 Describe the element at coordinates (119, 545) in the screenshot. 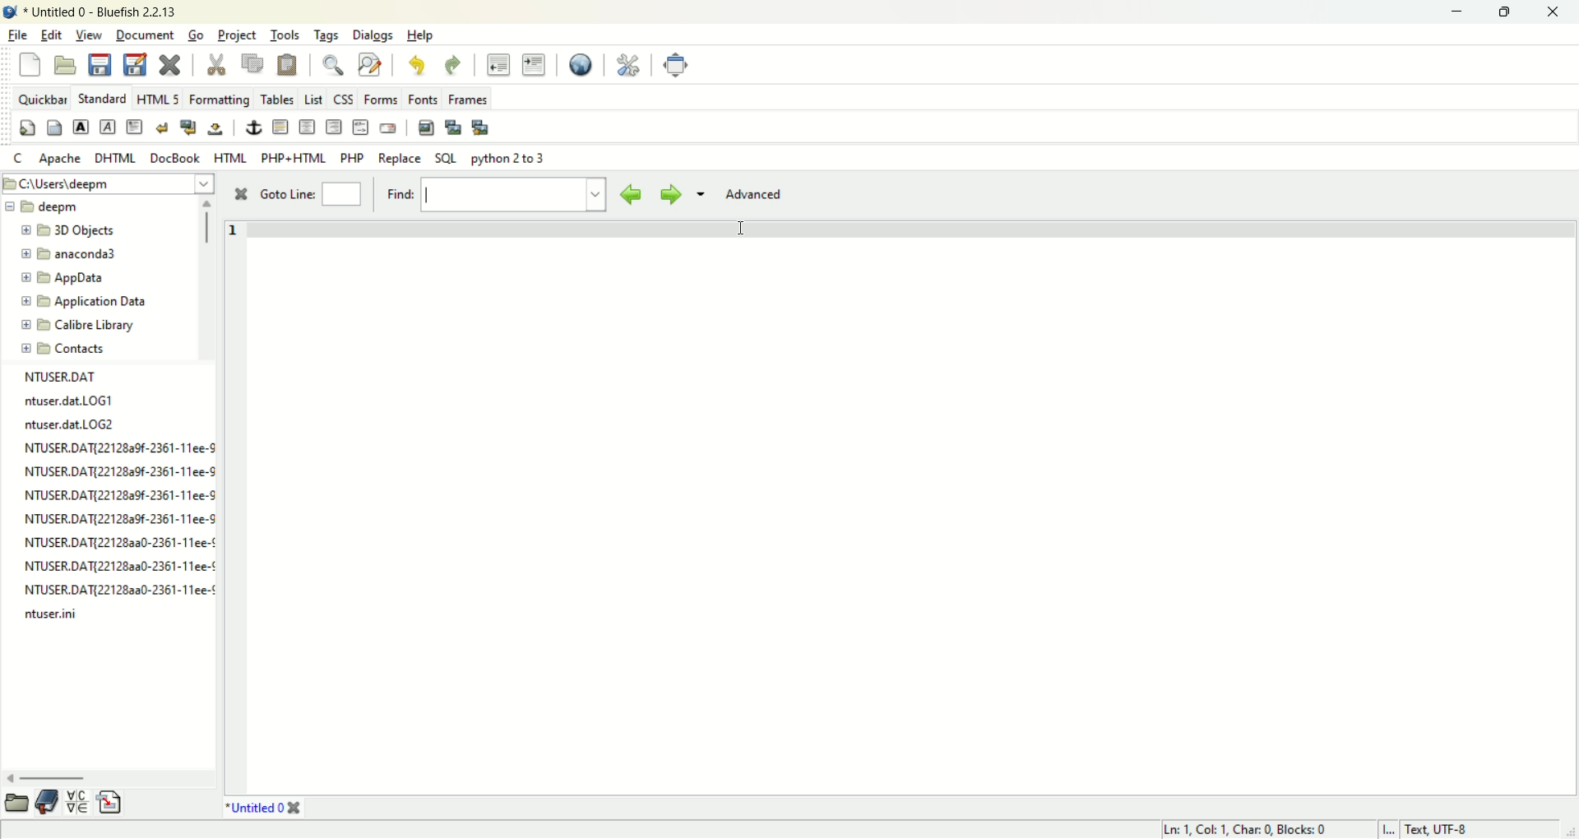

I see `NTUSER.DAT{221282a0-2361-11ee-¢` at that location.